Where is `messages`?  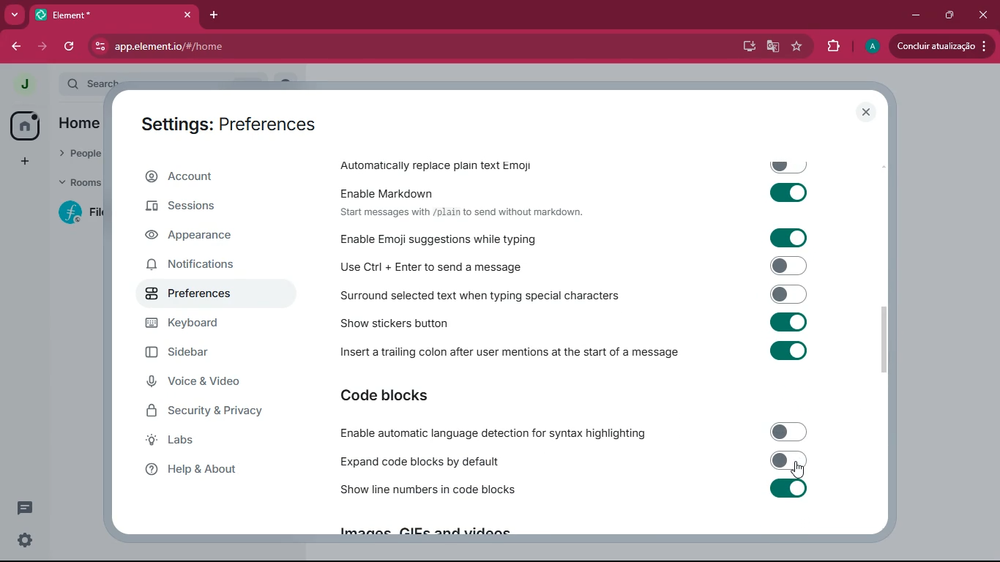
messages is located at coordinates (28, 508).